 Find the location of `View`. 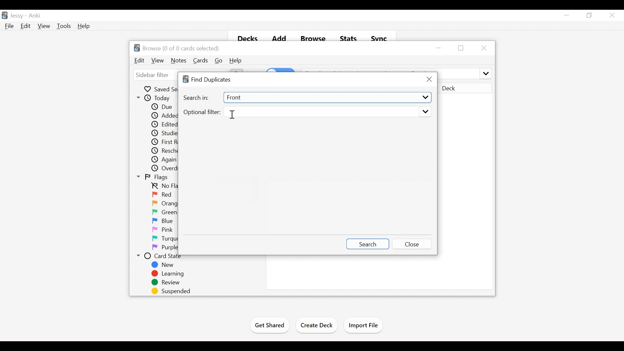

View is located at coordinates (44, 26).